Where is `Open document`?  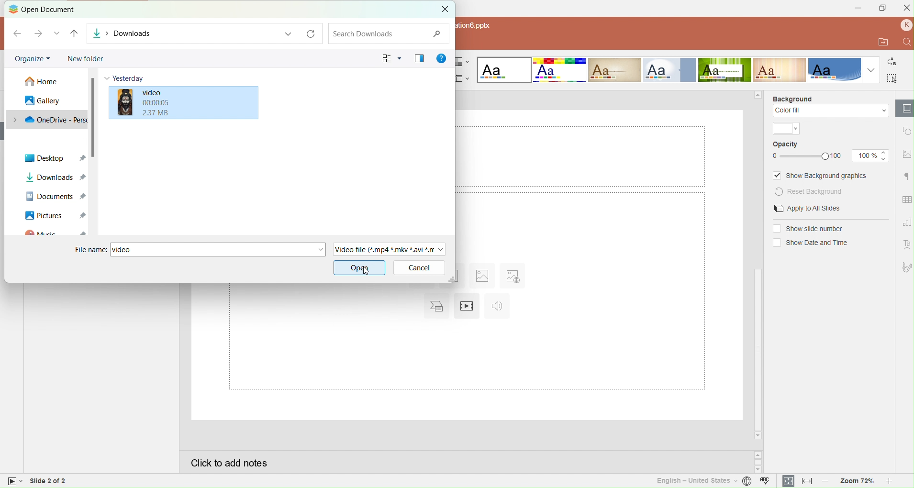 Open document is located at coordinates (47, 9).